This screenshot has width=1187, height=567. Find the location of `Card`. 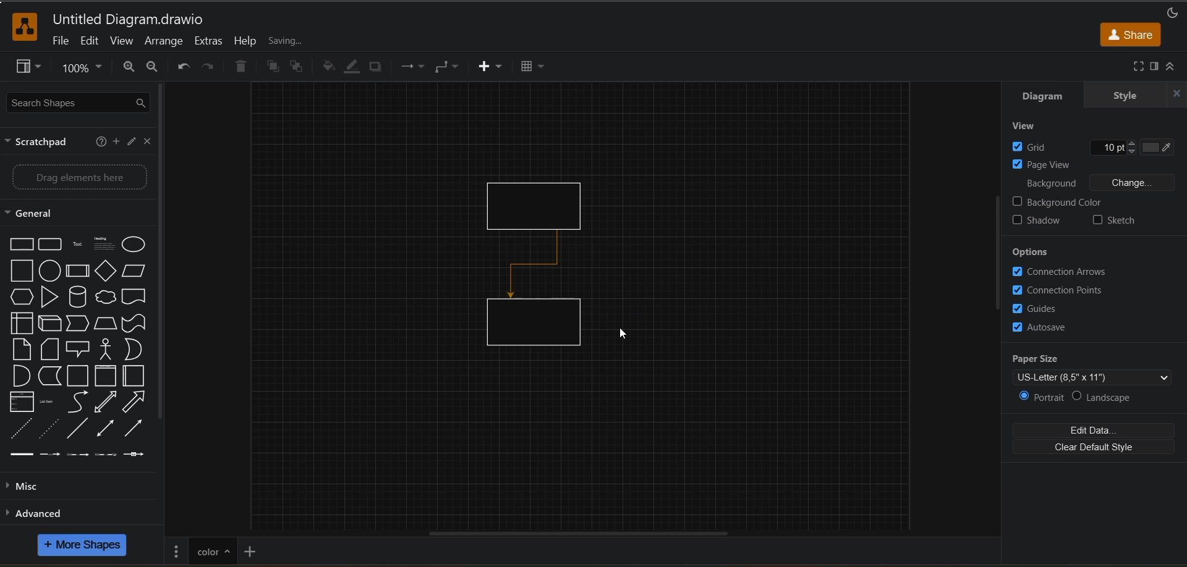

Card is located at coordinates (20, 349).